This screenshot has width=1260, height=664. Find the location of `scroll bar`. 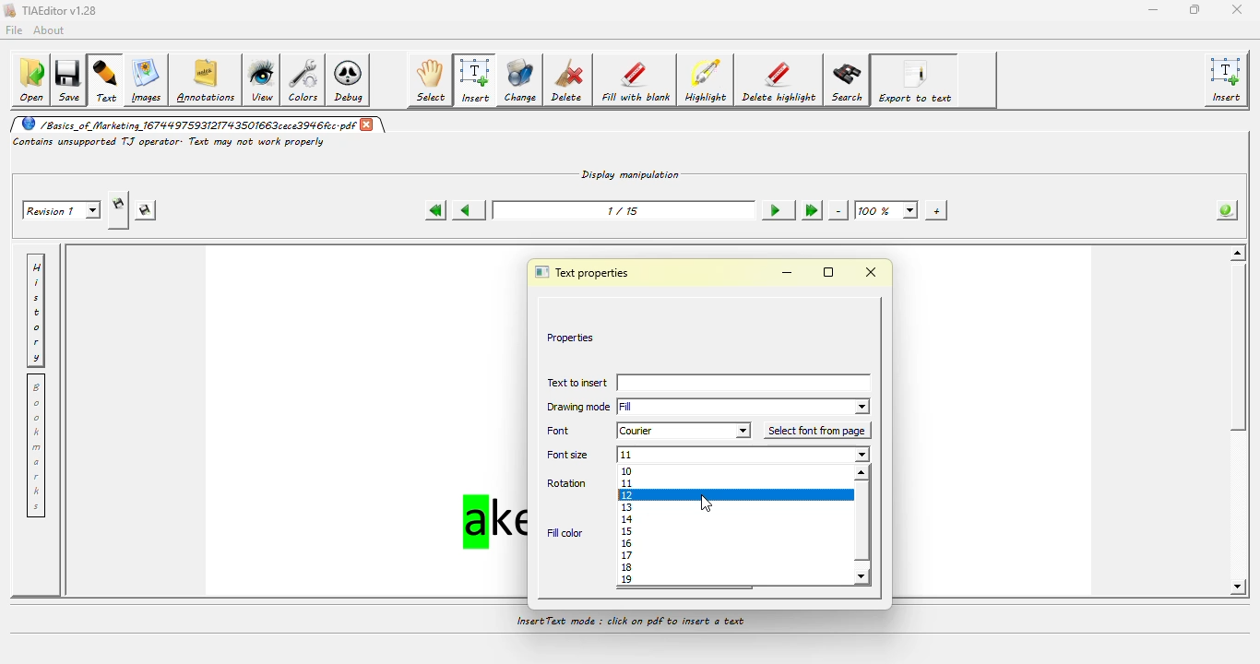

scroll bar is located at coordinates (862, 525).